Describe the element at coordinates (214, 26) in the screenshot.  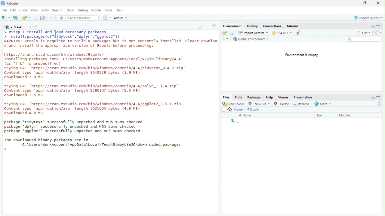
I see `Copy` at that location.